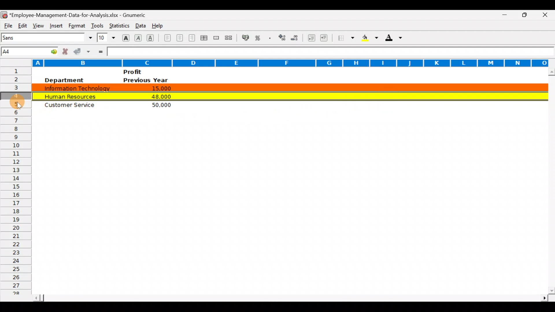 The width and height of the screenshot is (555, 312). I want to click on Help, so click(158, 25).